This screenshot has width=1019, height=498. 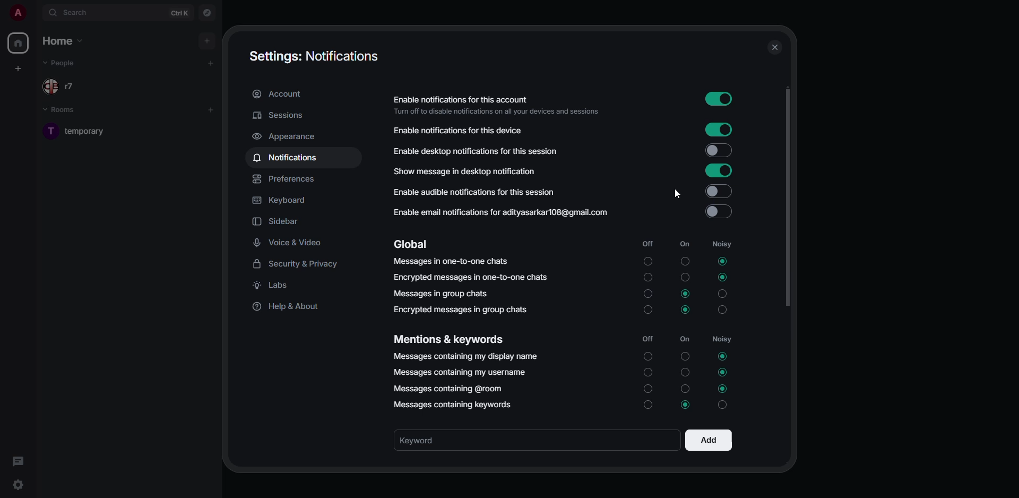 What do you see at coordinates (448, 339) in the screenshot?
I see `mentions & keywords` at bounding box center [448, 339].